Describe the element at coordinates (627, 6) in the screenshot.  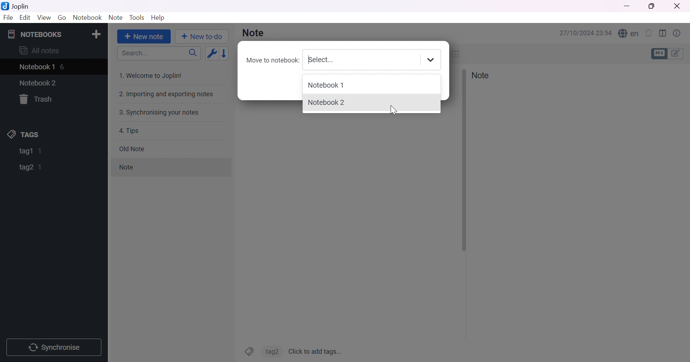
I see `Minimize` at that location.